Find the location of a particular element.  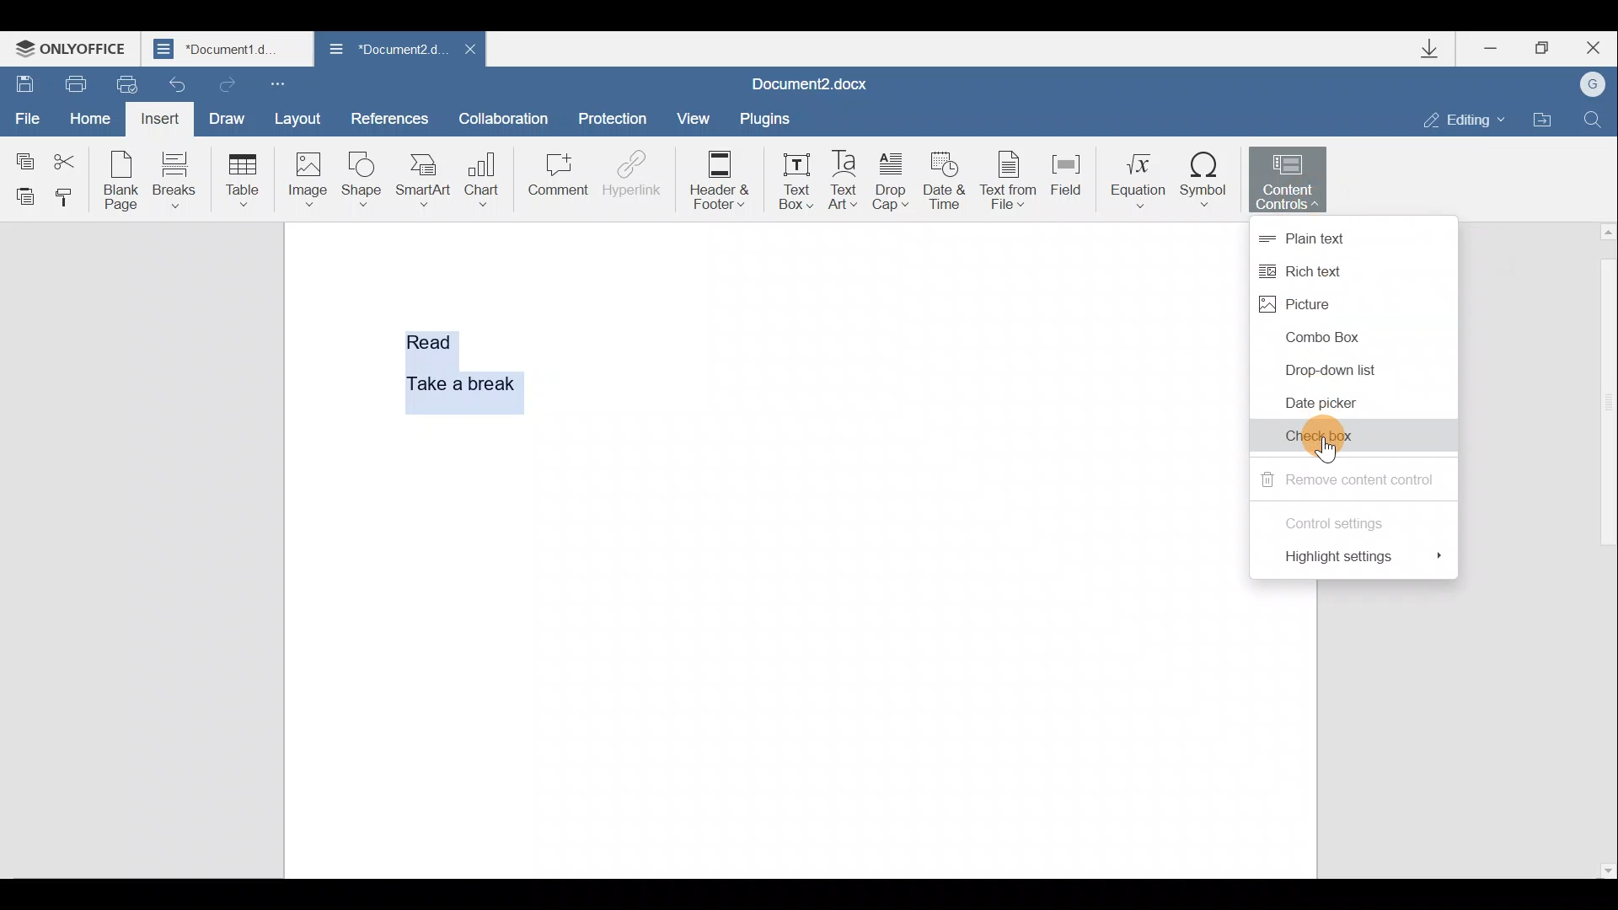

Find is located at coordinates (1594, 117).